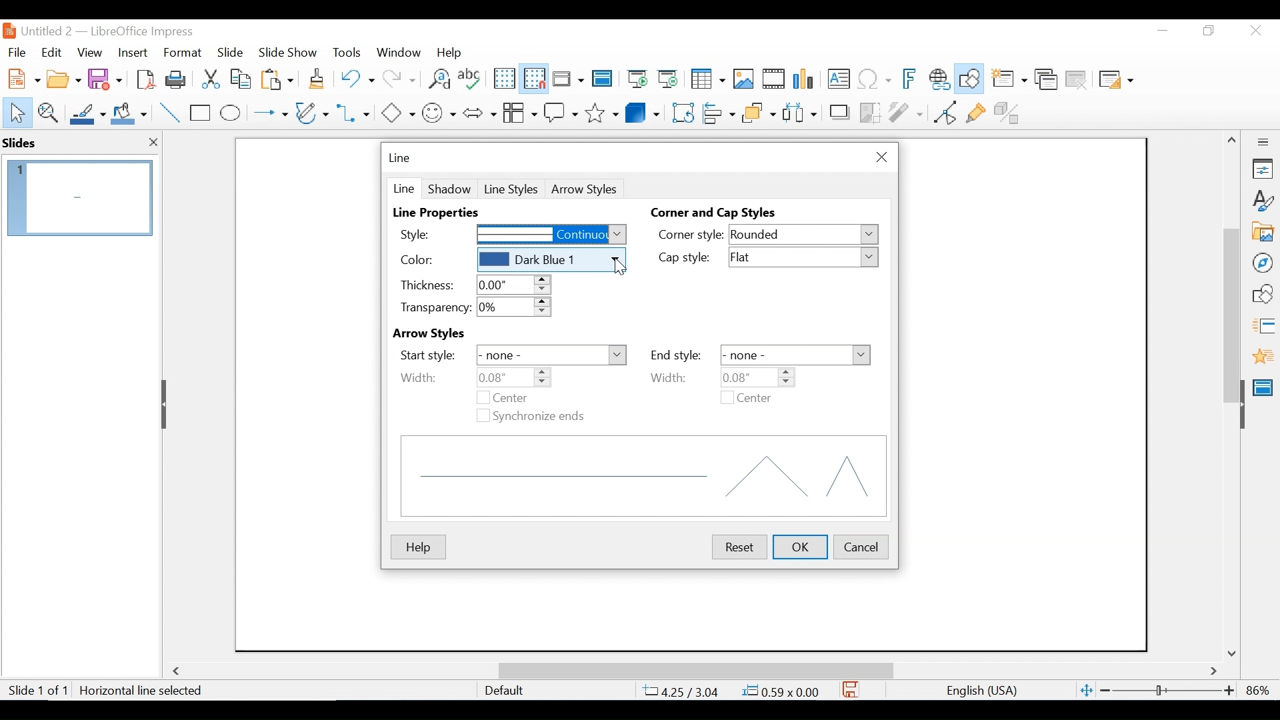  What do you see at coordinates (267, 113) in the screenshot?
I see `Lines and Arrows` at bounding box center [267, 113].